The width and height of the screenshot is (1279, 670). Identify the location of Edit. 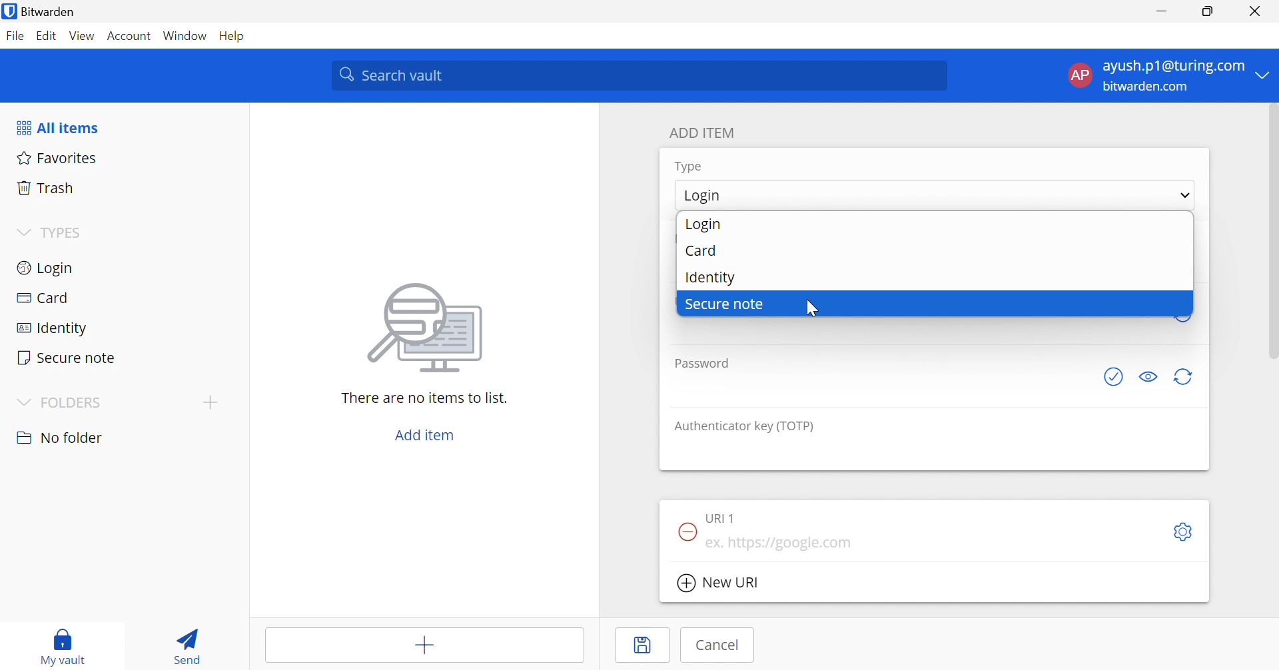
(49, 36).